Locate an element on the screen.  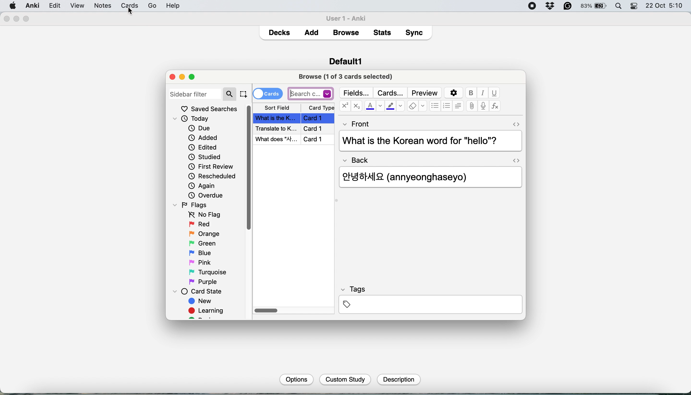
What is the Korean word for "hello"? is located at coordinates (429, 141).